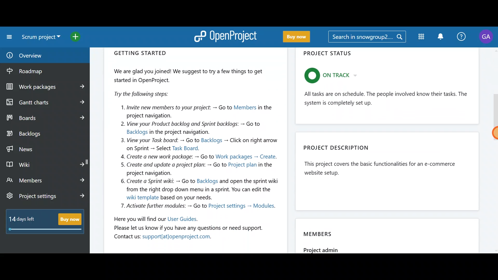  What do you see at coordinates (46, 197) in the screenshot?
I see `Project settings` at bounding box center [46, 197].